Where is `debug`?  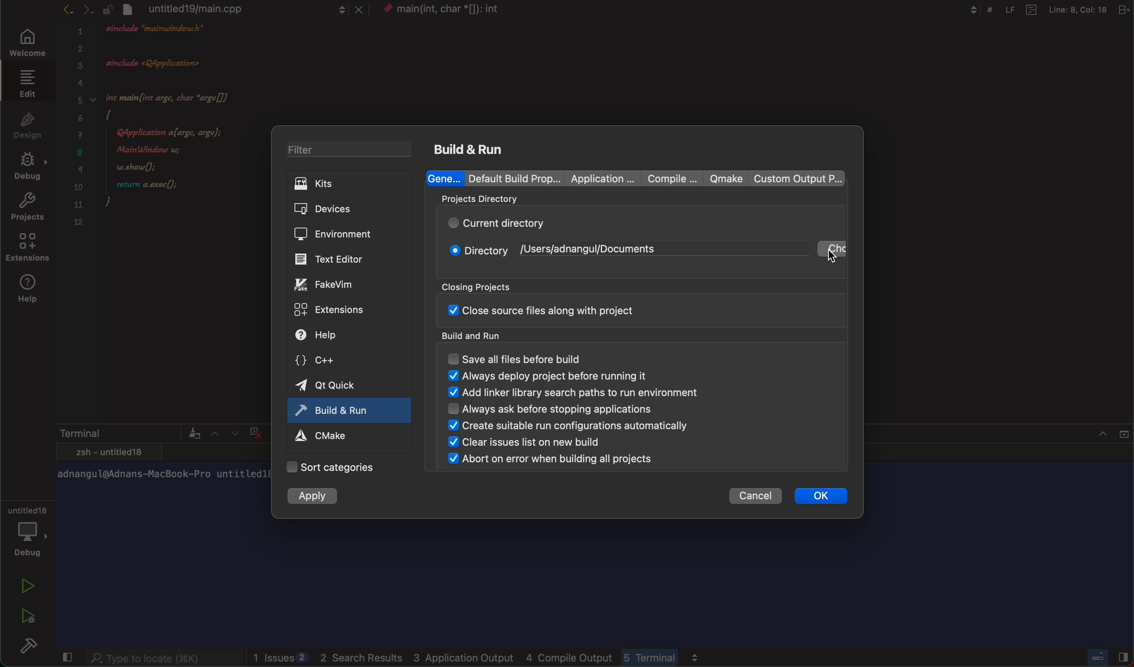
debug is located at coordinates (29, 165).